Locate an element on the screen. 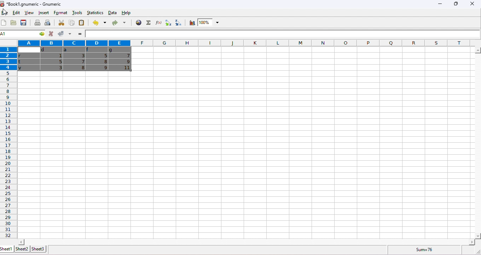  tools is located at coordinates (77, 13).